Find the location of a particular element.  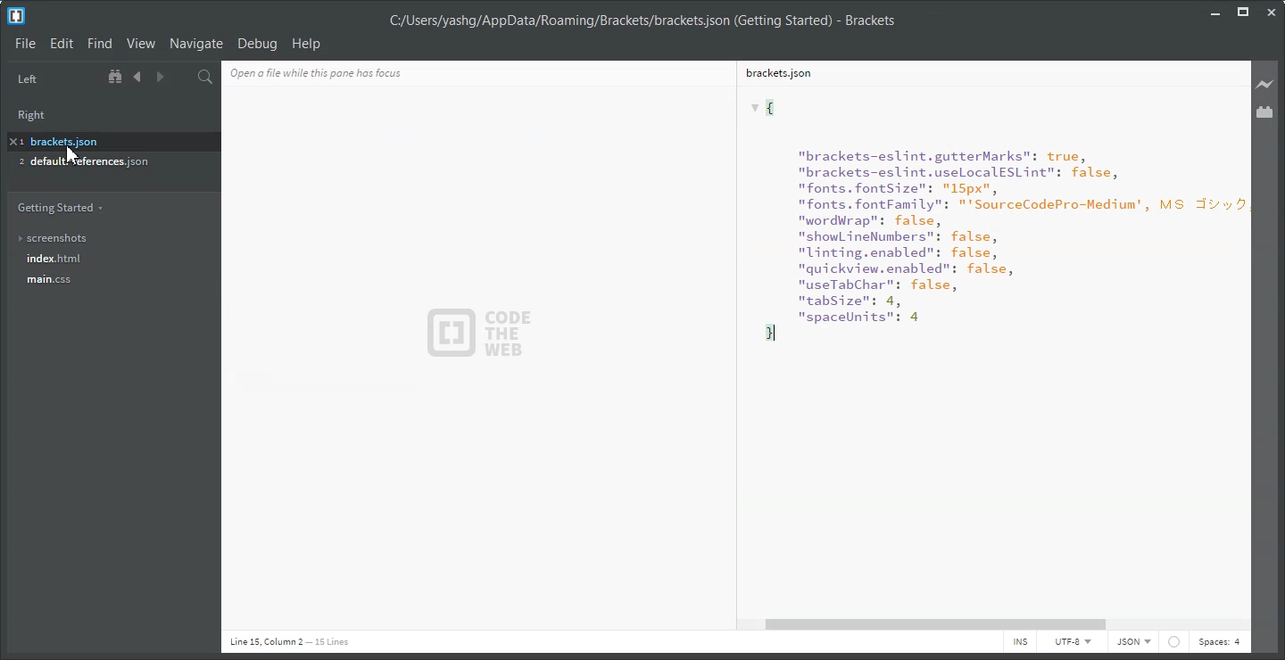

Spaces: 4 is located at coordinates (1219, 643).